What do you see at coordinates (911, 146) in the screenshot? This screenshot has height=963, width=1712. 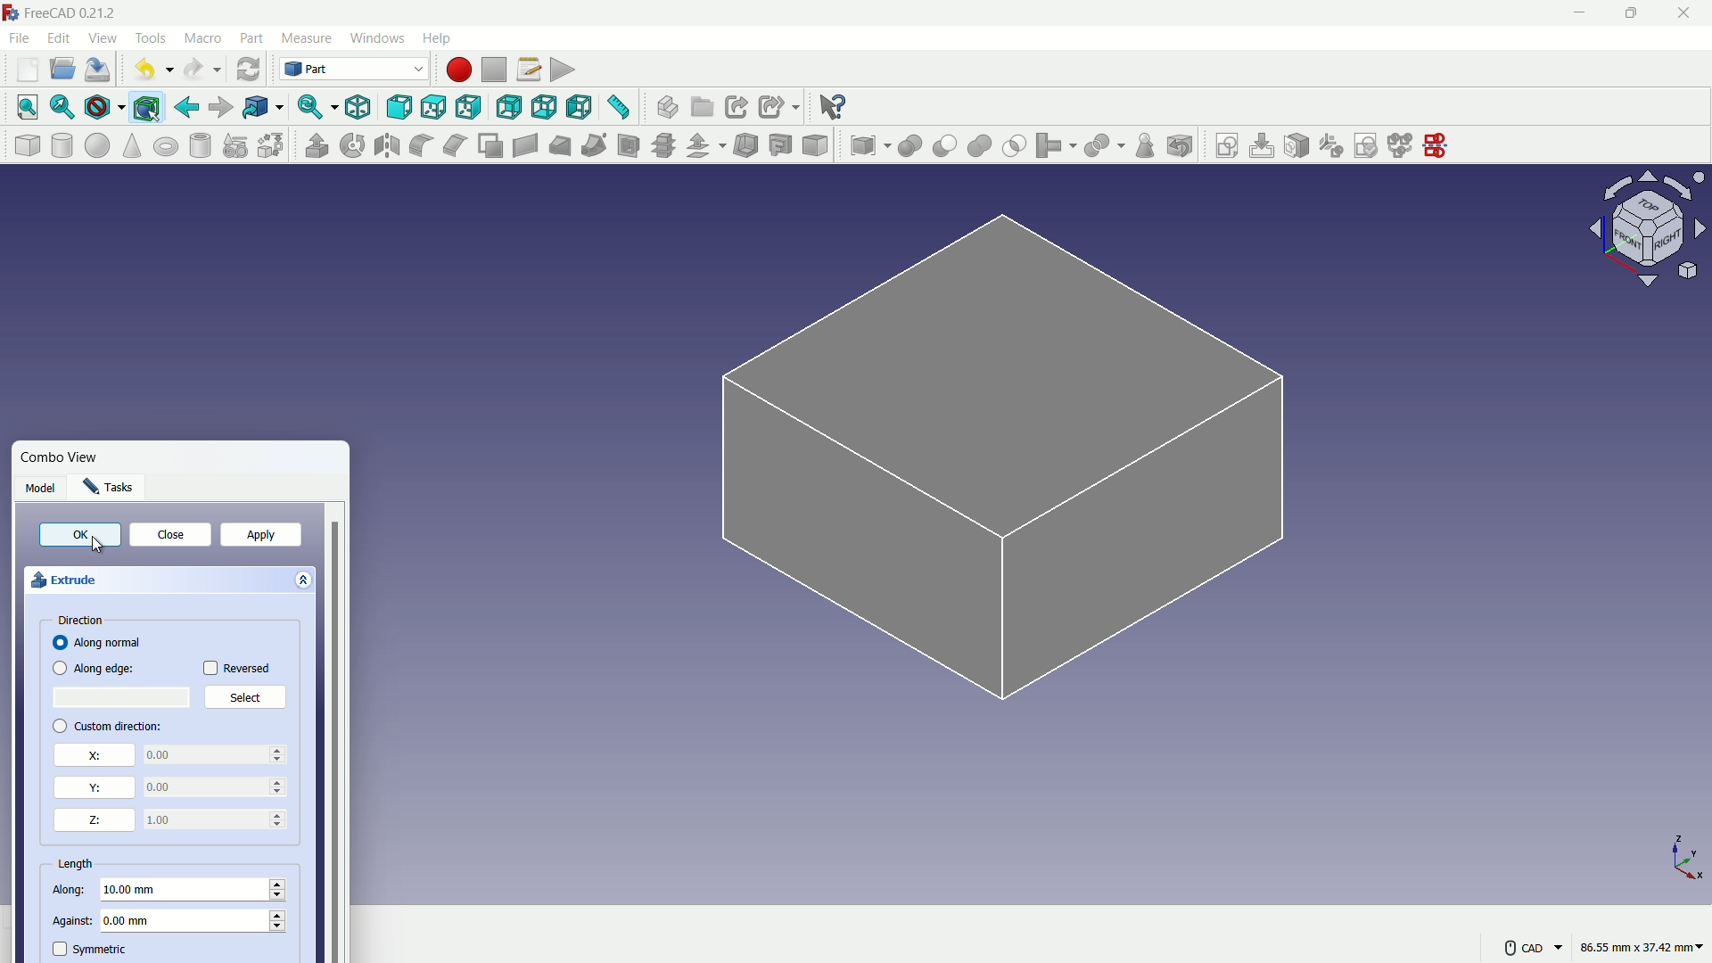 I see `boolean` at bounding box center [911, 146].